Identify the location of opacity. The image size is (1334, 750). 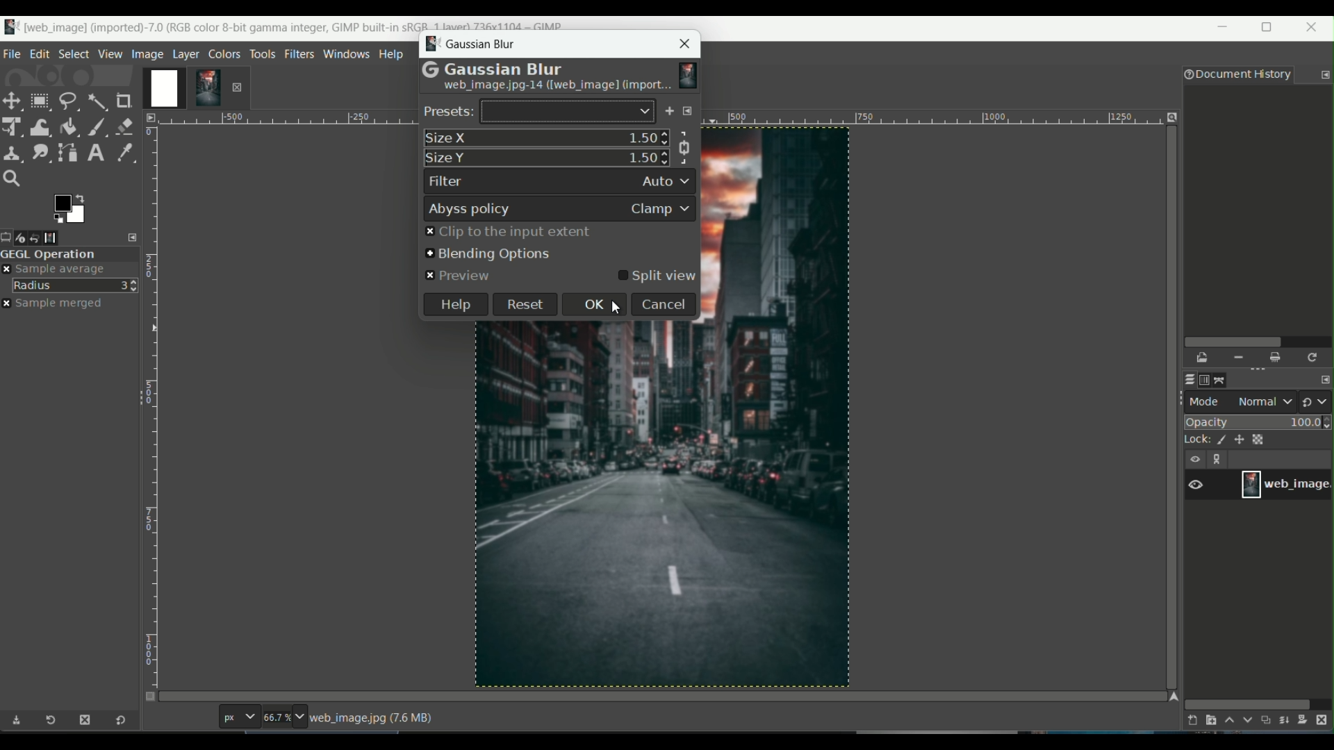
(1259, 422).